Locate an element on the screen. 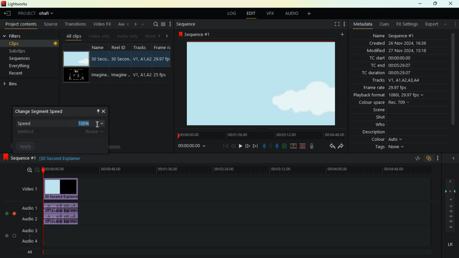  button is located at coordinates (55, 44).